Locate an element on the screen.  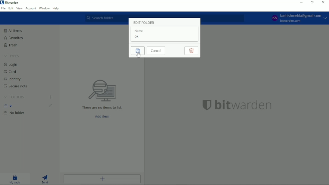
My vault is located at coordinates (15, 180).